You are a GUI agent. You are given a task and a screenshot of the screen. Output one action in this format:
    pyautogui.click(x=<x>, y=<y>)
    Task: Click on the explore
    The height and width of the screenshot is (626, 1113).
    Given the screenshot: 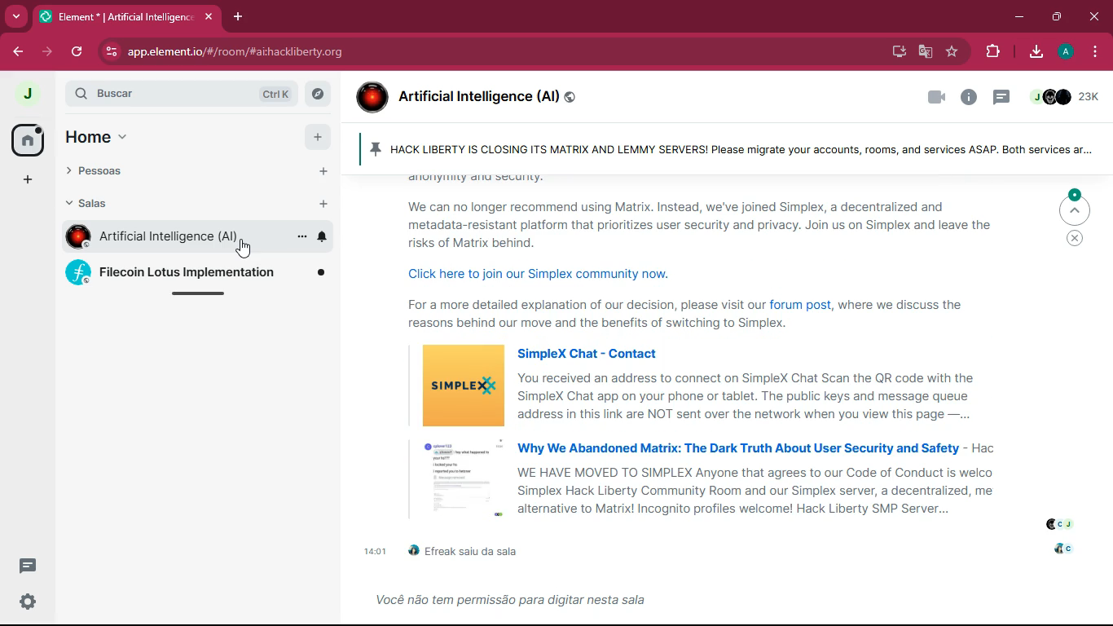 What is the action you would take?
    pyautogui.click(x=319, y=95)
    